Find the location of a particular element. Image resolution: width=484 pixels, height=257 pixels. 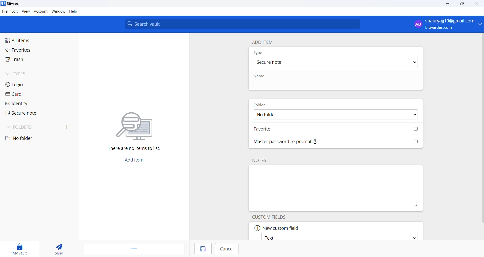

add item is located at coordinates (262, 42).